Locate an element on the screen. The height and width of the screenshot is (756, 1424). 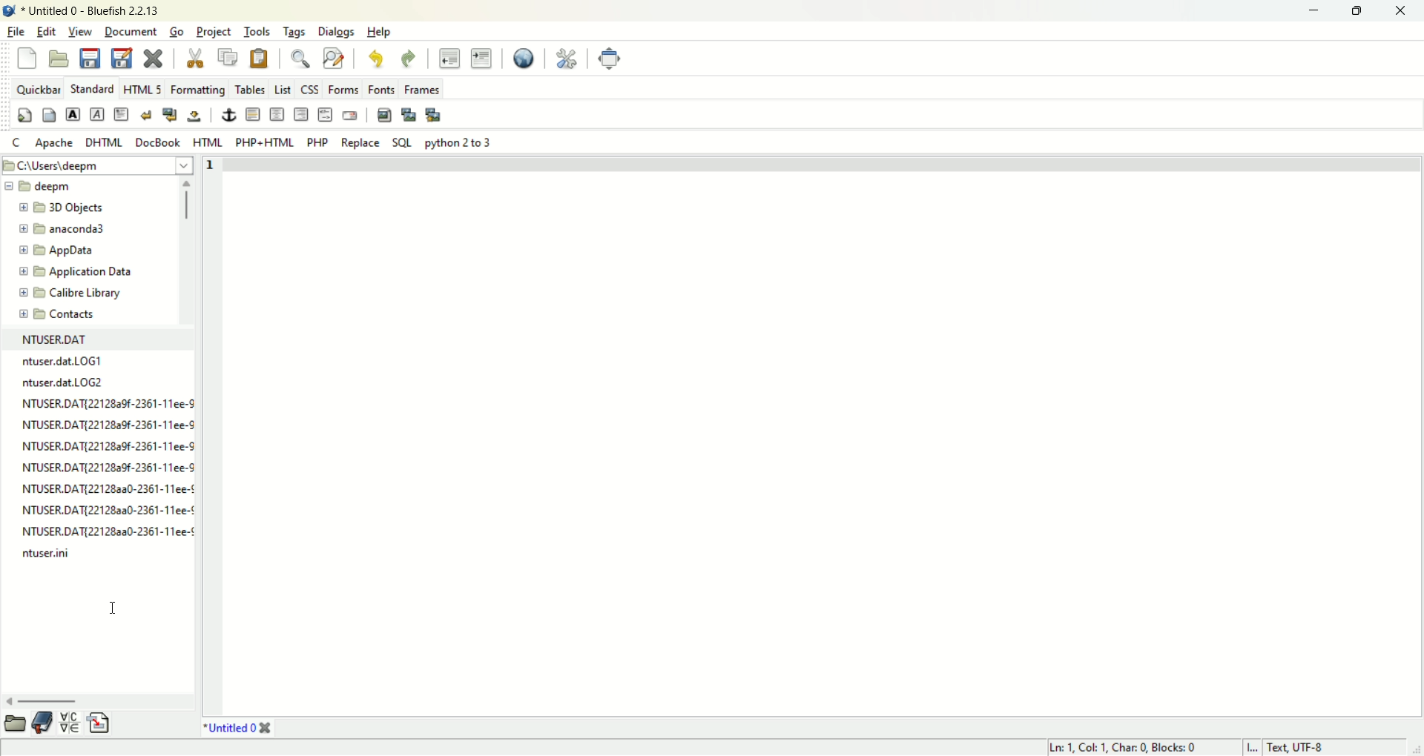
editor is located at coordinates (826, 434).